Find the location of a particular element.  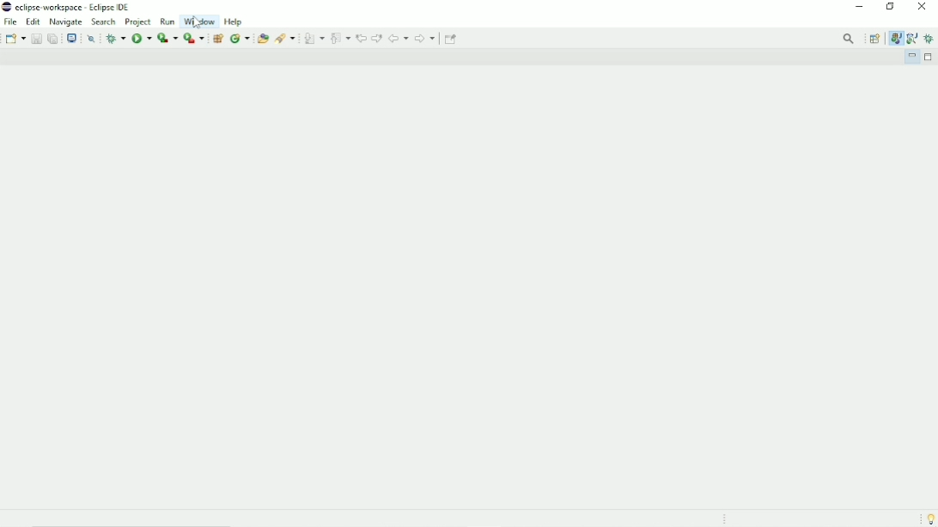

Run is located at coordinates (141, 38).